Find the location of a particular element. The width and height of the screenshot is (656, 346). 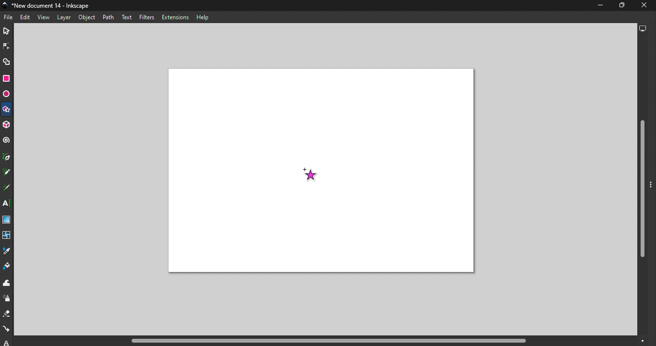

Display options is located at coordinates (644, 29).